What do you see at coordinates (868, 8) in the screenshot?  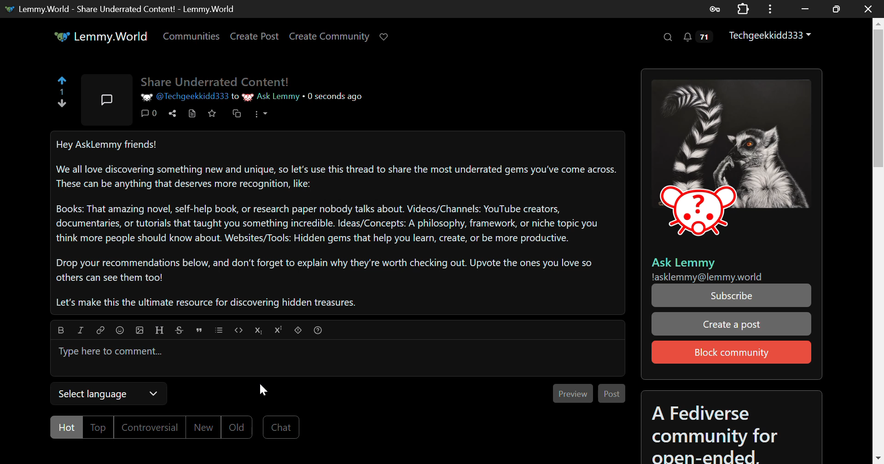 I see `Close Window` at bounding box center [868, 8].